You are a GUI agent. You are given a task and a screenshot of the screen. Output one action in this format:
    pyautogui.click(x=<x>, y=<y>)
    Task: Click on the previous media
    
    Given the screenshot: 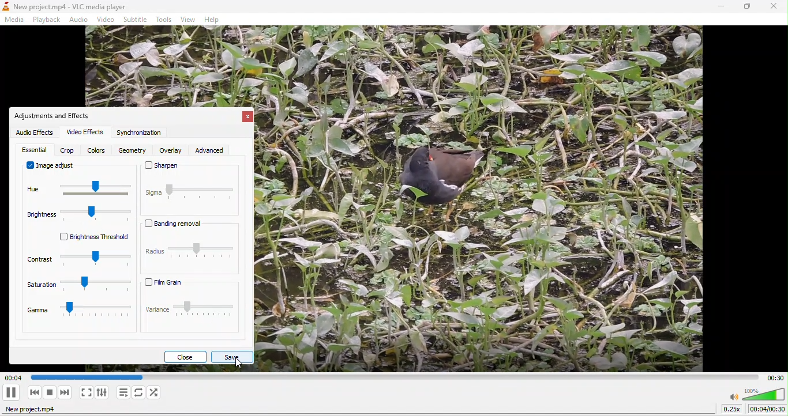 What is the action you would take?
    pyautogui.click(x=34, y=392)
    